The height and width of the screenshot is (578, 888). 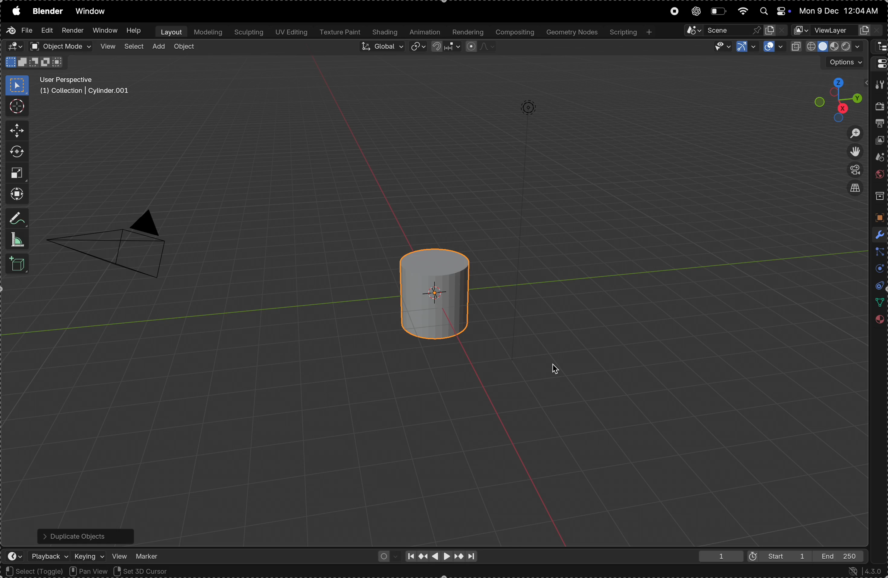 What do you see at coordinates (772, 11) in the screenshot?
I see `apple widgets` at bounding box center [772, 11].